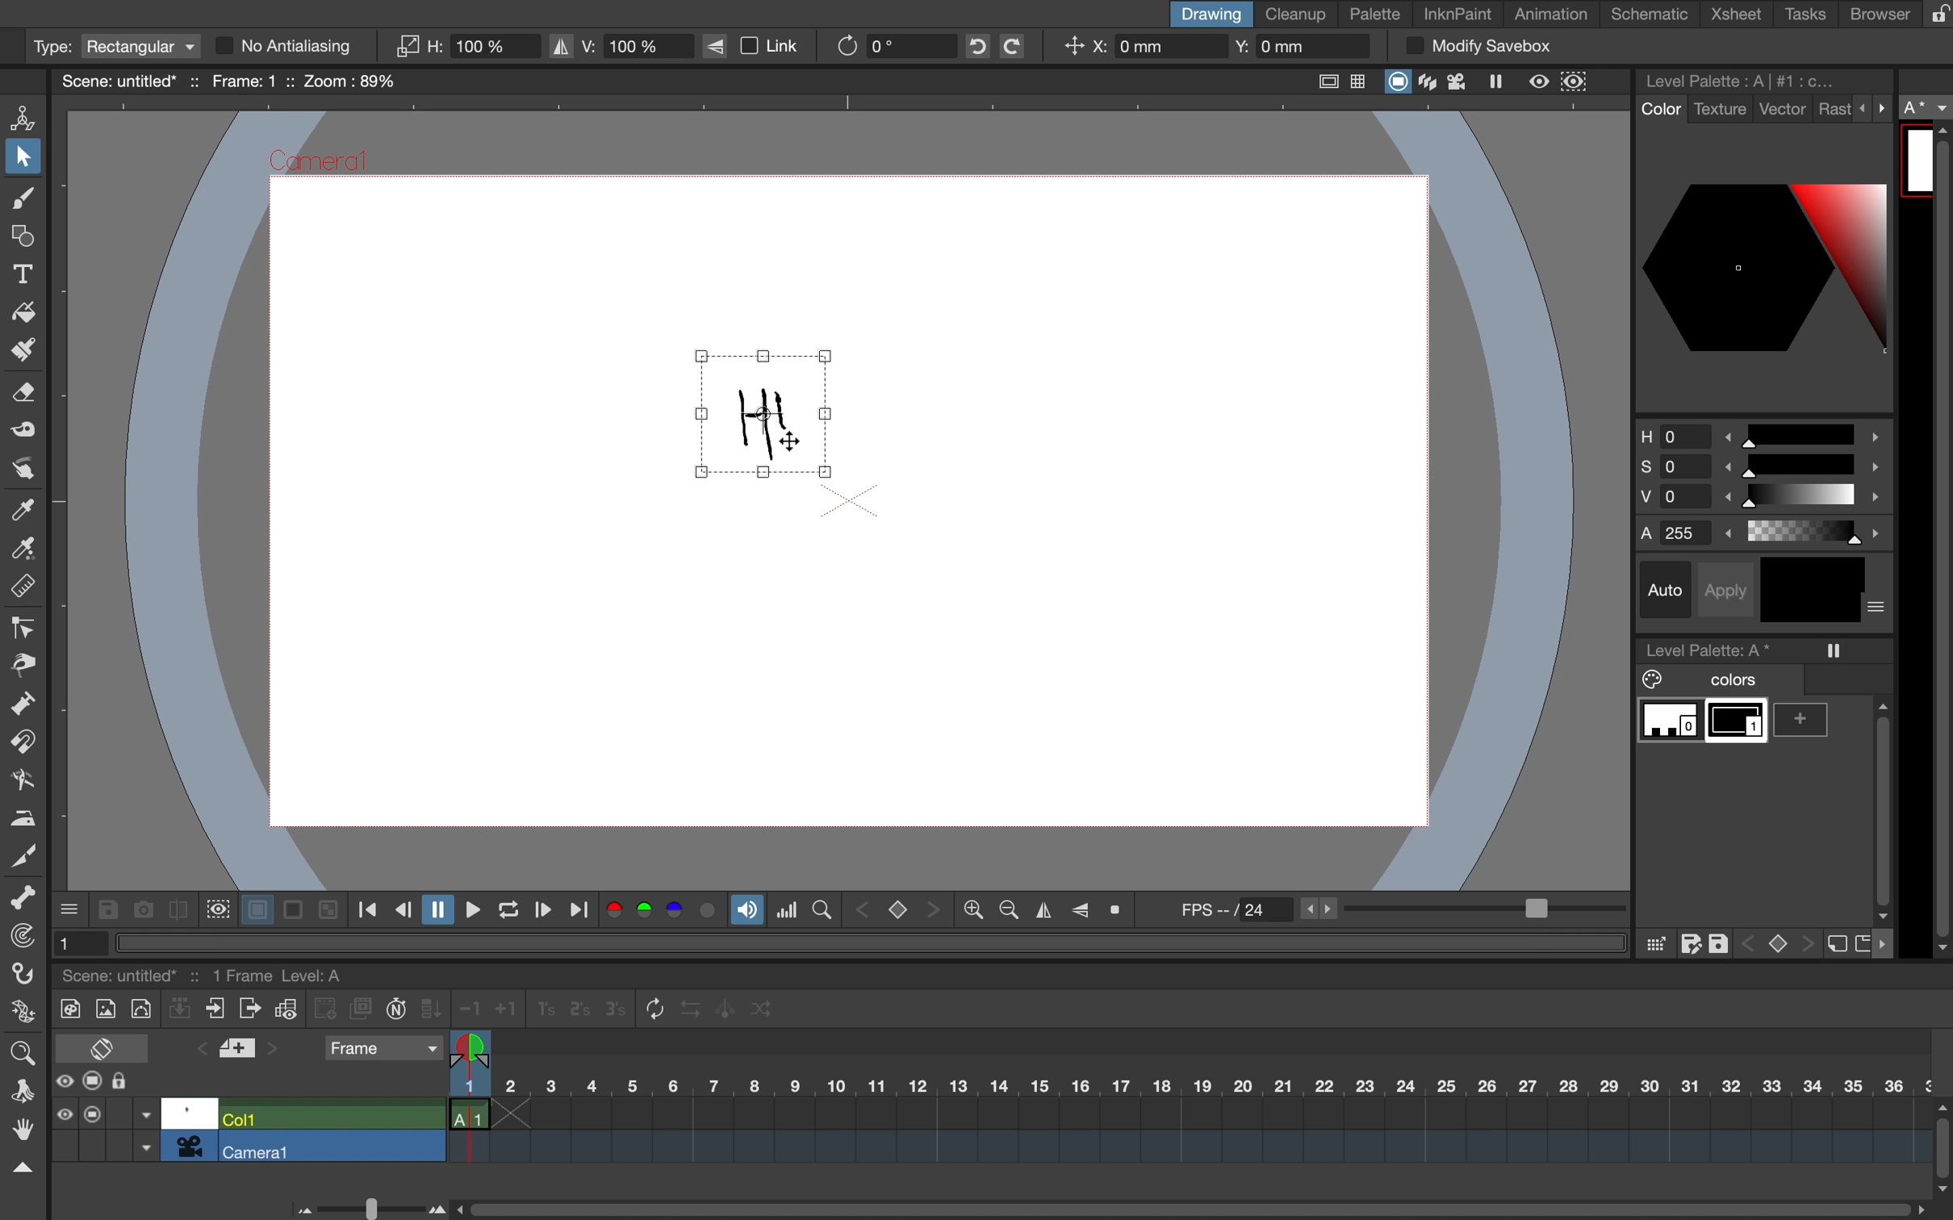 This screenshot has height=1220, width=1953. Describe the element at coordinates (1761, 433) in the screenshot. I see `hue` at that location.